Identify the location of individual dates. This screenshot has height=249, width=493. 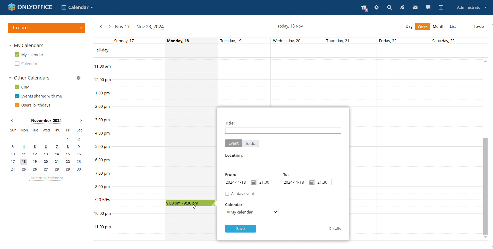
(297, 40).